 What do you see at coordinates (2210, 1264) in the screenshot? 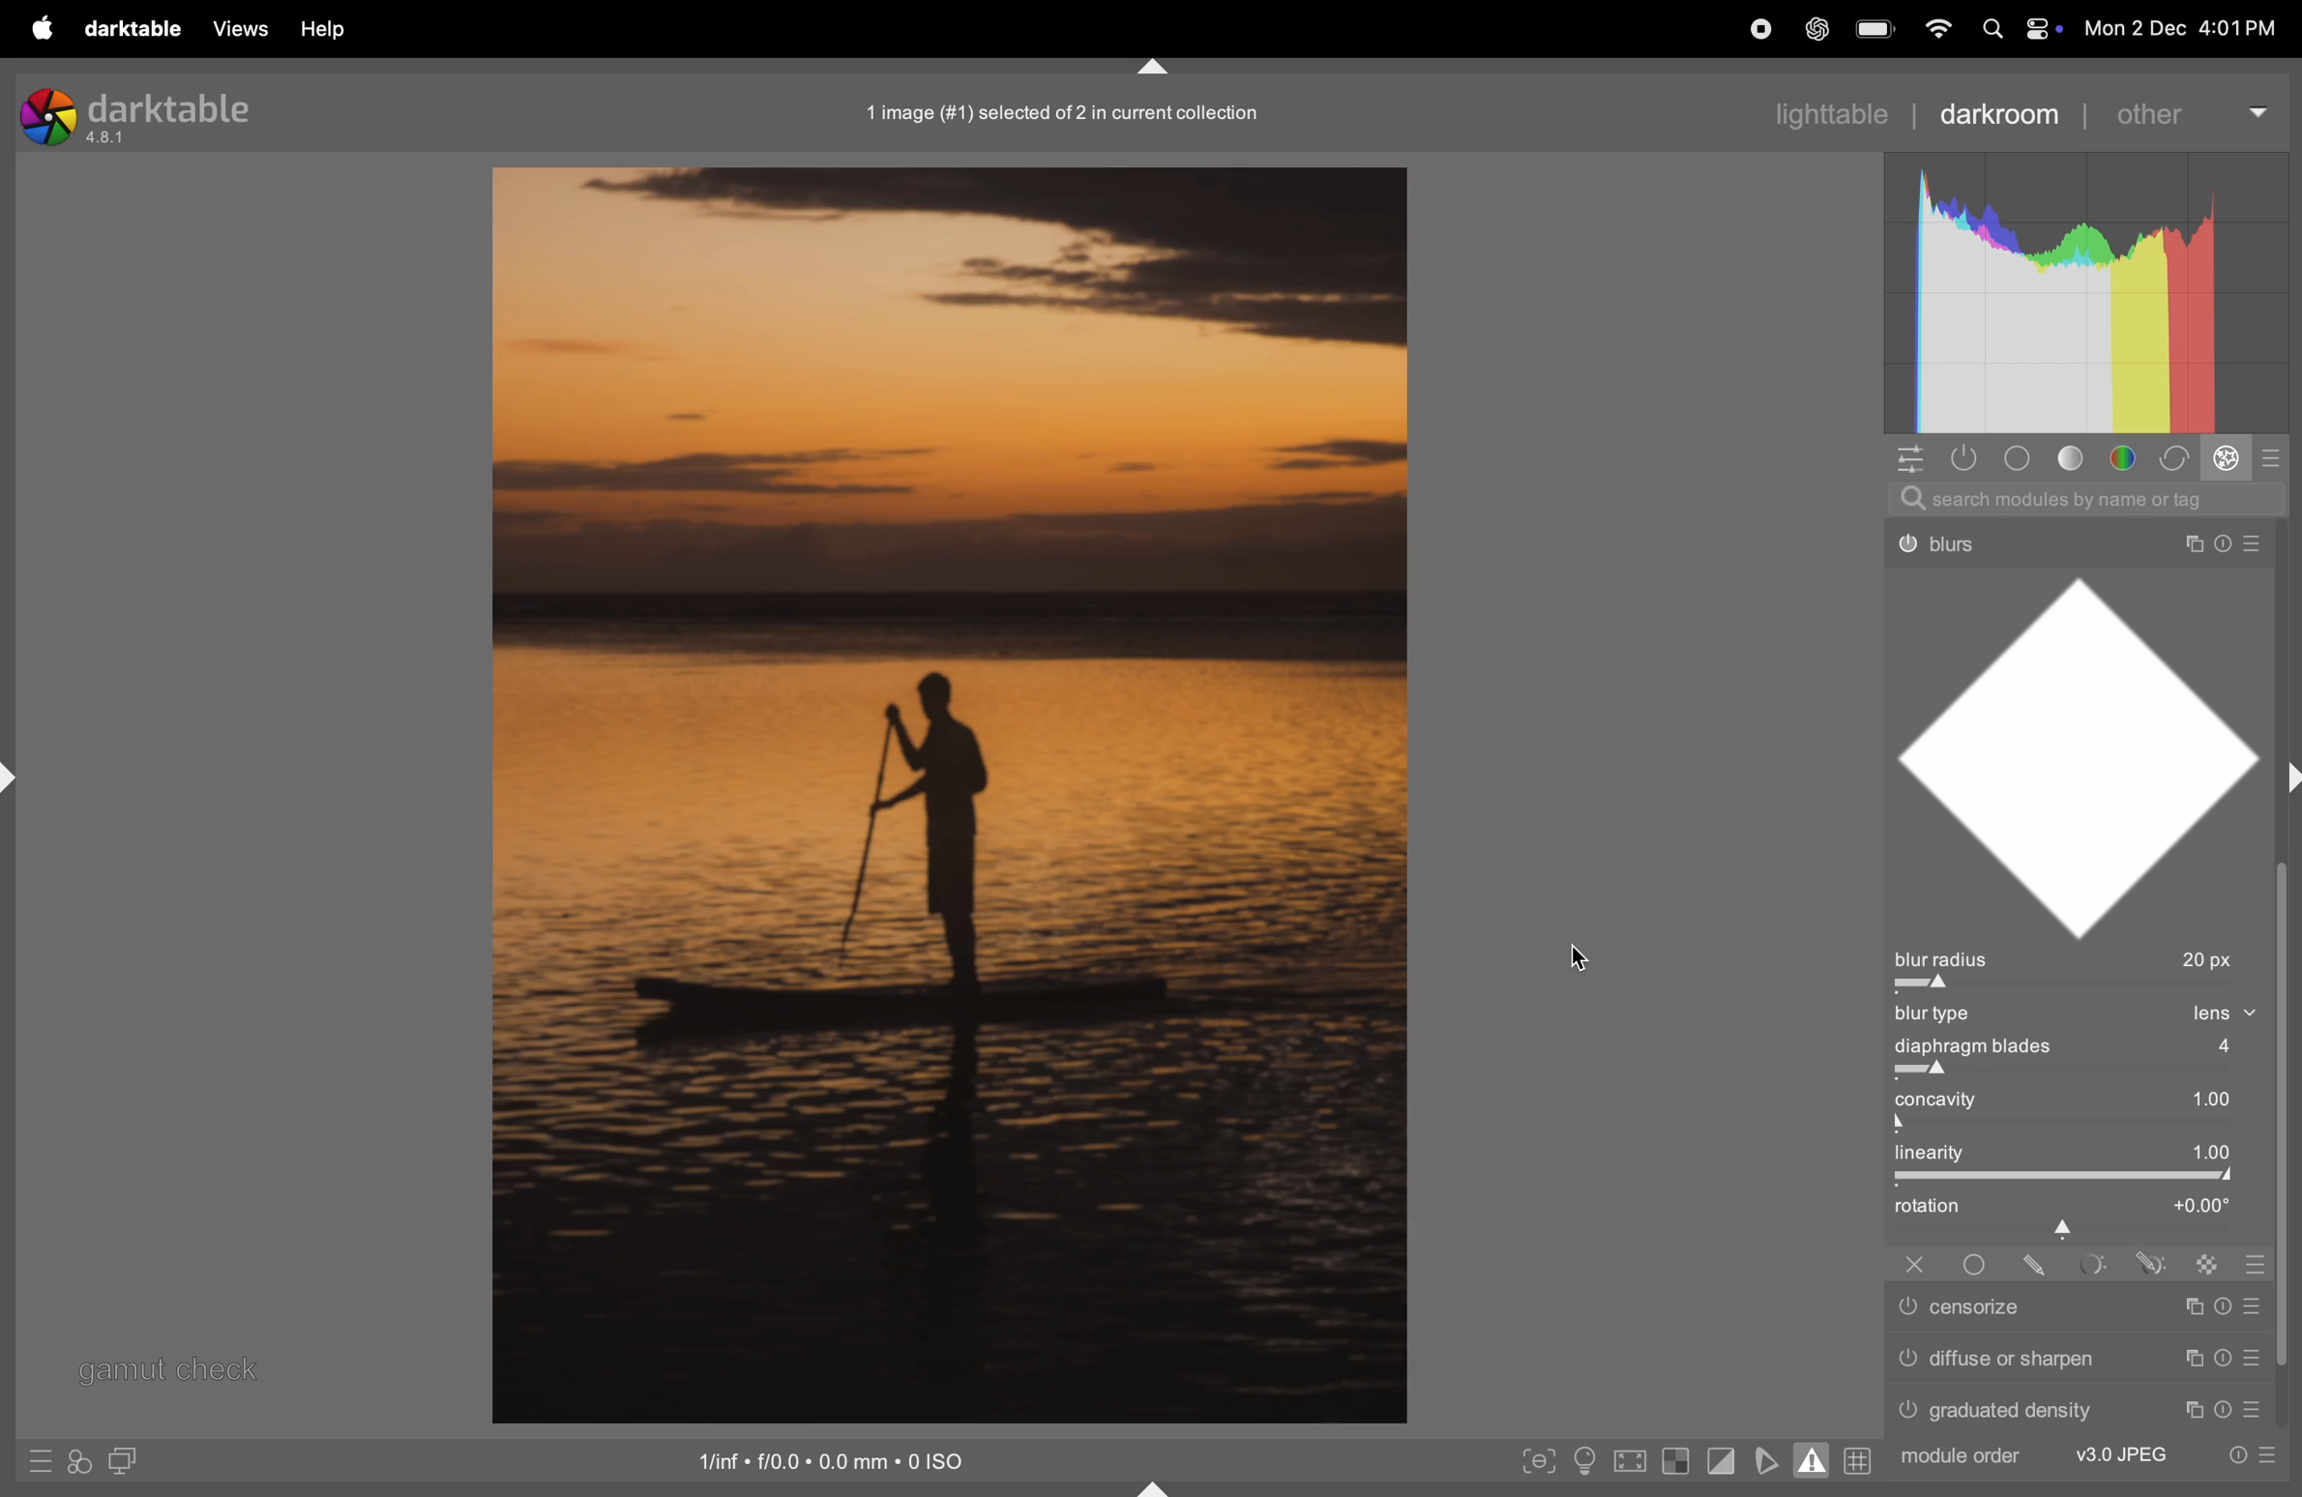
I see `` at bounding box center [2210, 1264].